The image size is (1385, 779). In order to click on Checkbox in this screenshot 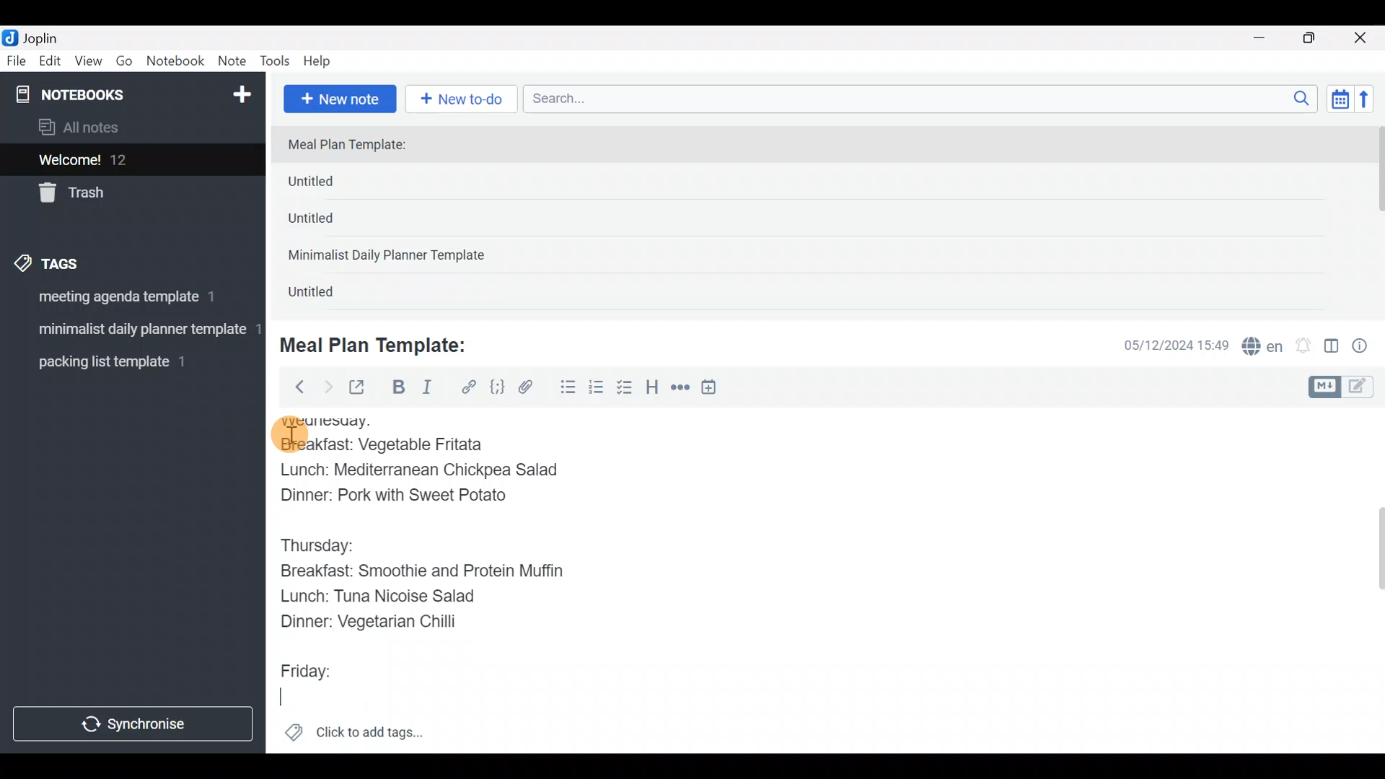, I will do `click(626, 389)`.